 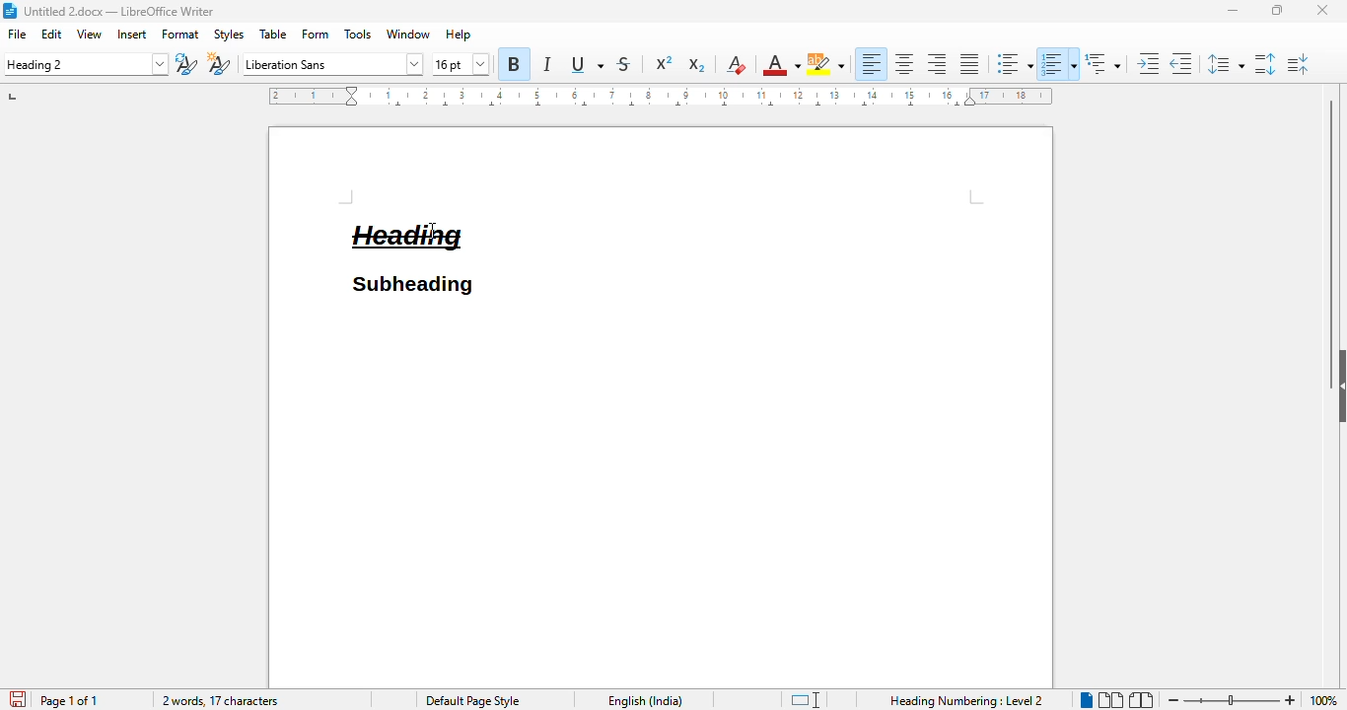 I want to click on Document, so click(x=662, y=493).